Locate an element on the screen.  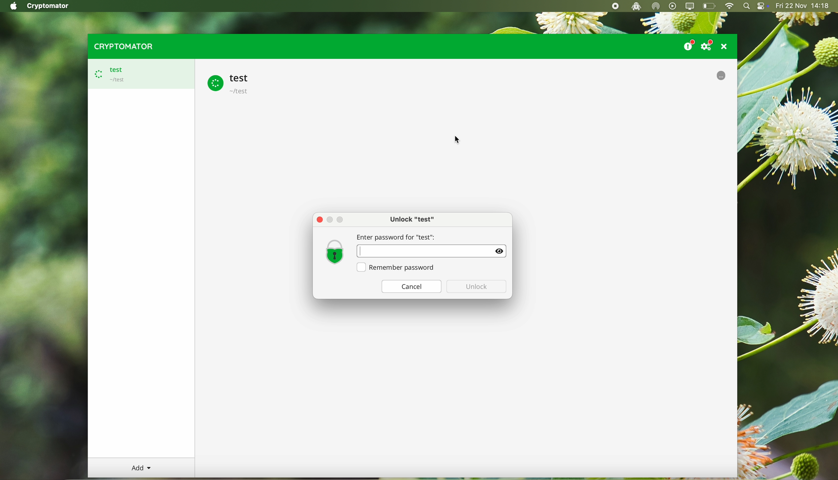
lock icon is located at coordinates (334, 251).